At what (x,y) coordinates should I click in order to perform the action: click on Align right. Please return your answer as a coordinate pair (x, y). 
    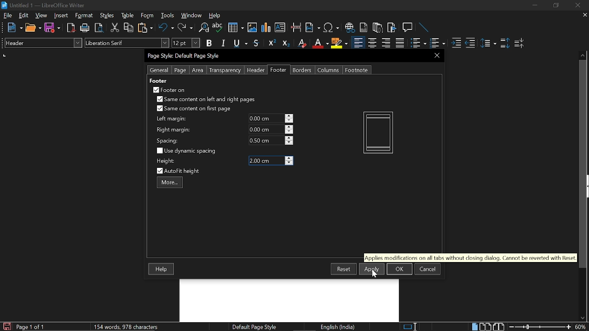
    Looking at the image, I should click on (387, 43).